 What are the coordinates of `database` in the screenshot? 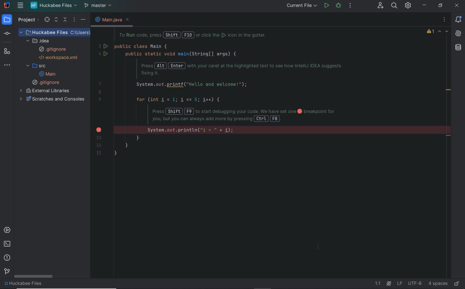 It's located at (459, 48).